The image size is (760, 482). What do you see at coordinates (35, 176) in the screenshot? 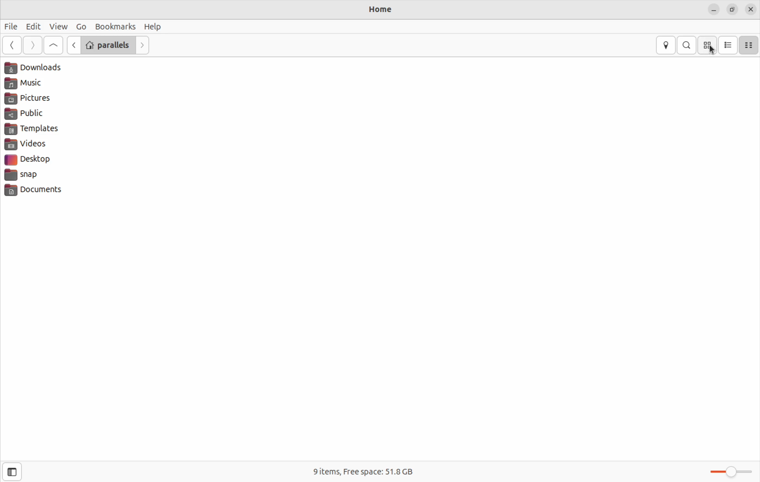
I see `snap` at bounding box center [35, 176].